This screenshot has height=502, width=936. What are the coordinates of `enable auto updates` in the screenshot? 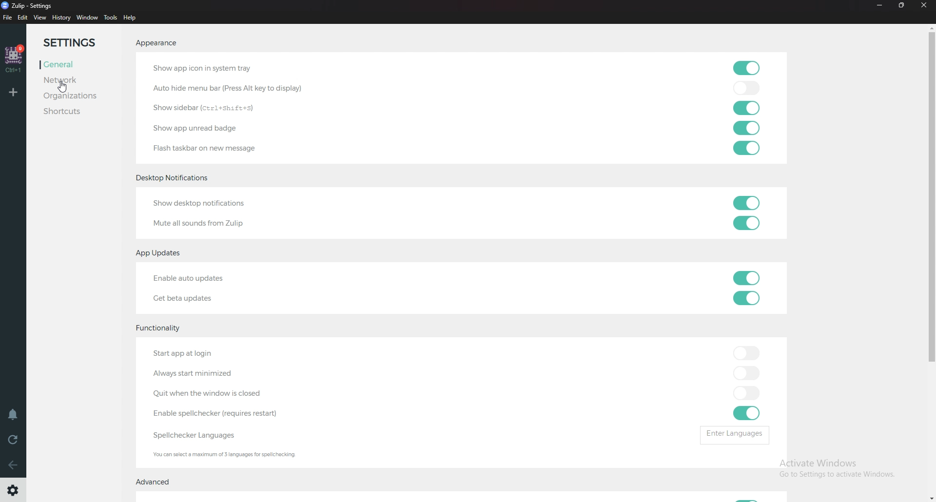 It's located at (215, 279).